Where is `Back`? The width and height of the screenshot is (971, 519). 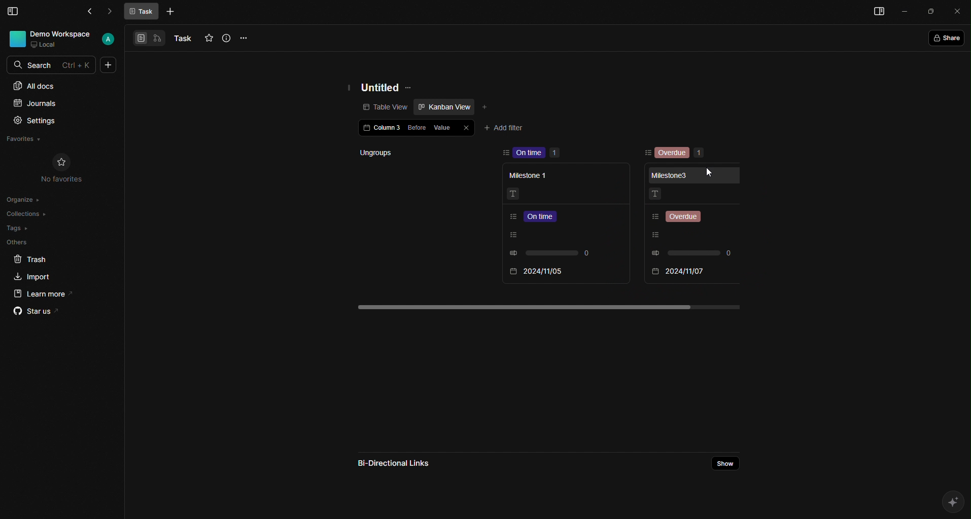 Back is located at coordinates (93, 11).